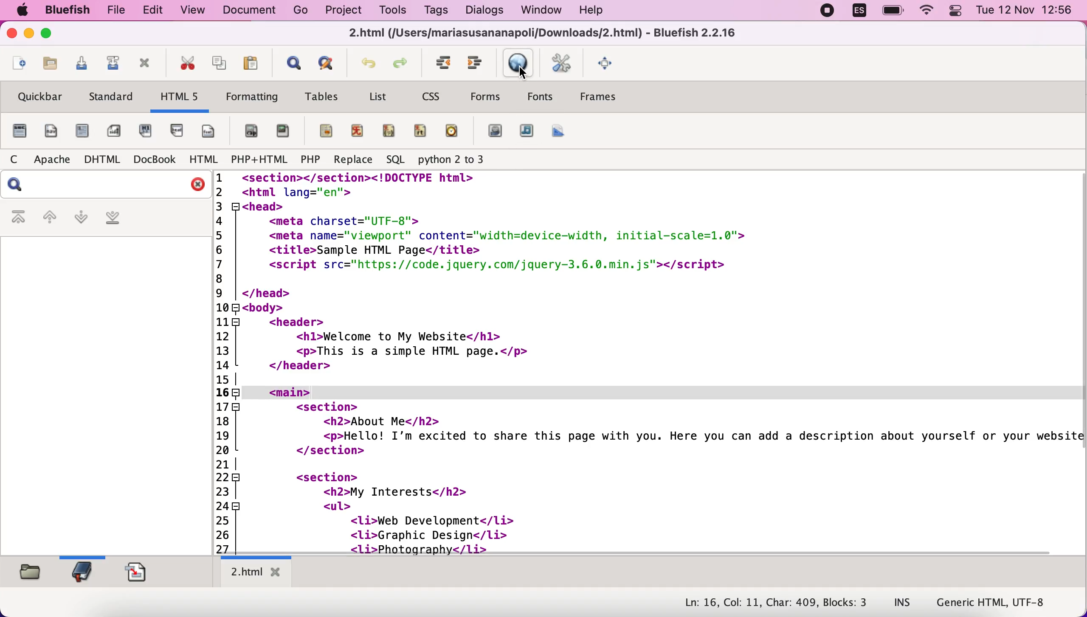 The image size is (1087, 617). I want to click on apache, so click(51, 160).